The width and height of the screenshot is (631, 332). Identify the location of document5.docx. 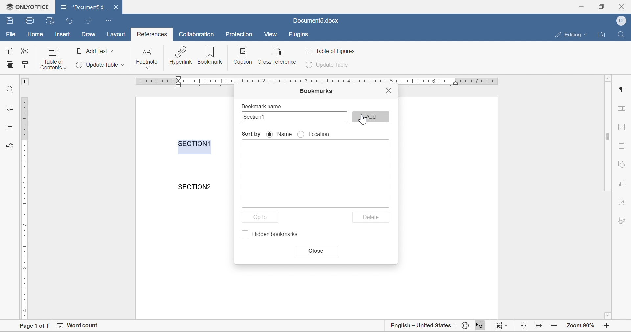
(315, 21).